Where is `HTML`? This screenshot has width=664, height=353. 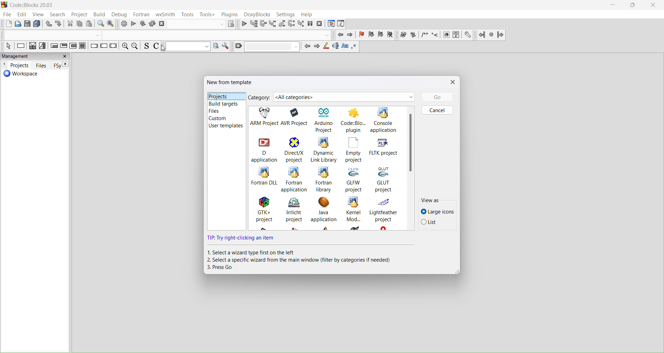 HTML is located at coordinates (446, 34).